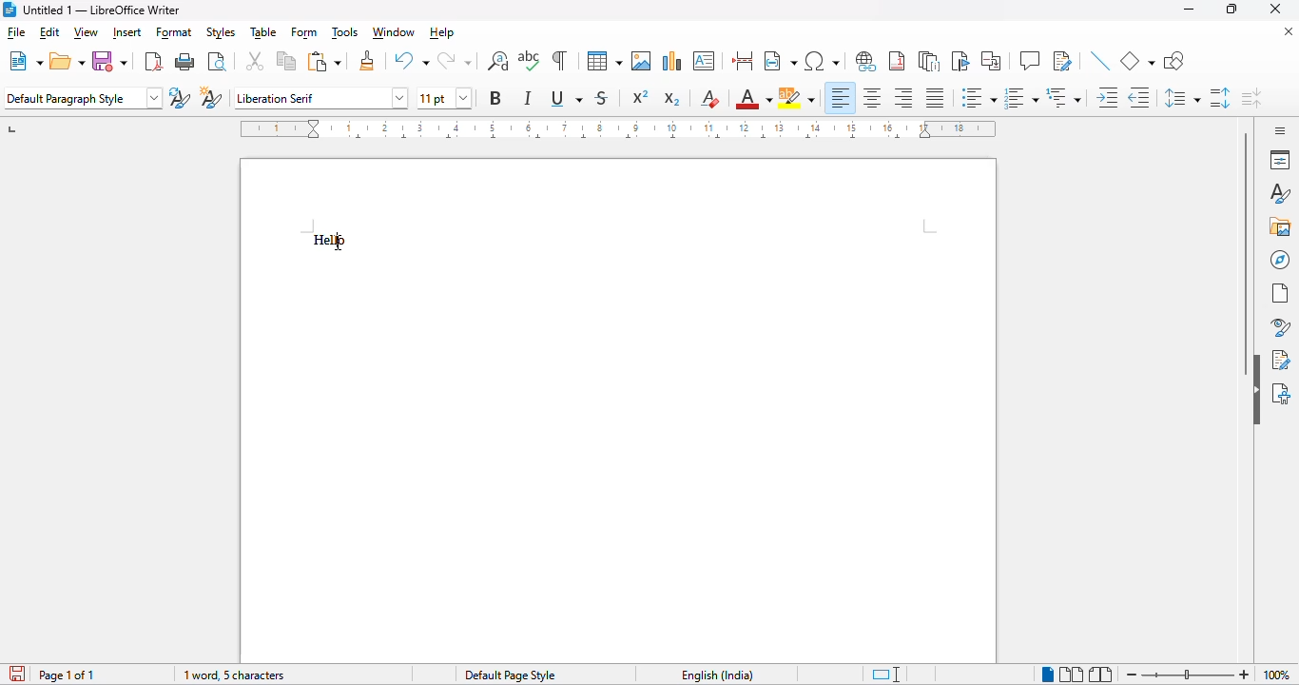 This screenshot has height=685, width=1299. I want to click on insert text box, so click(705, 61).